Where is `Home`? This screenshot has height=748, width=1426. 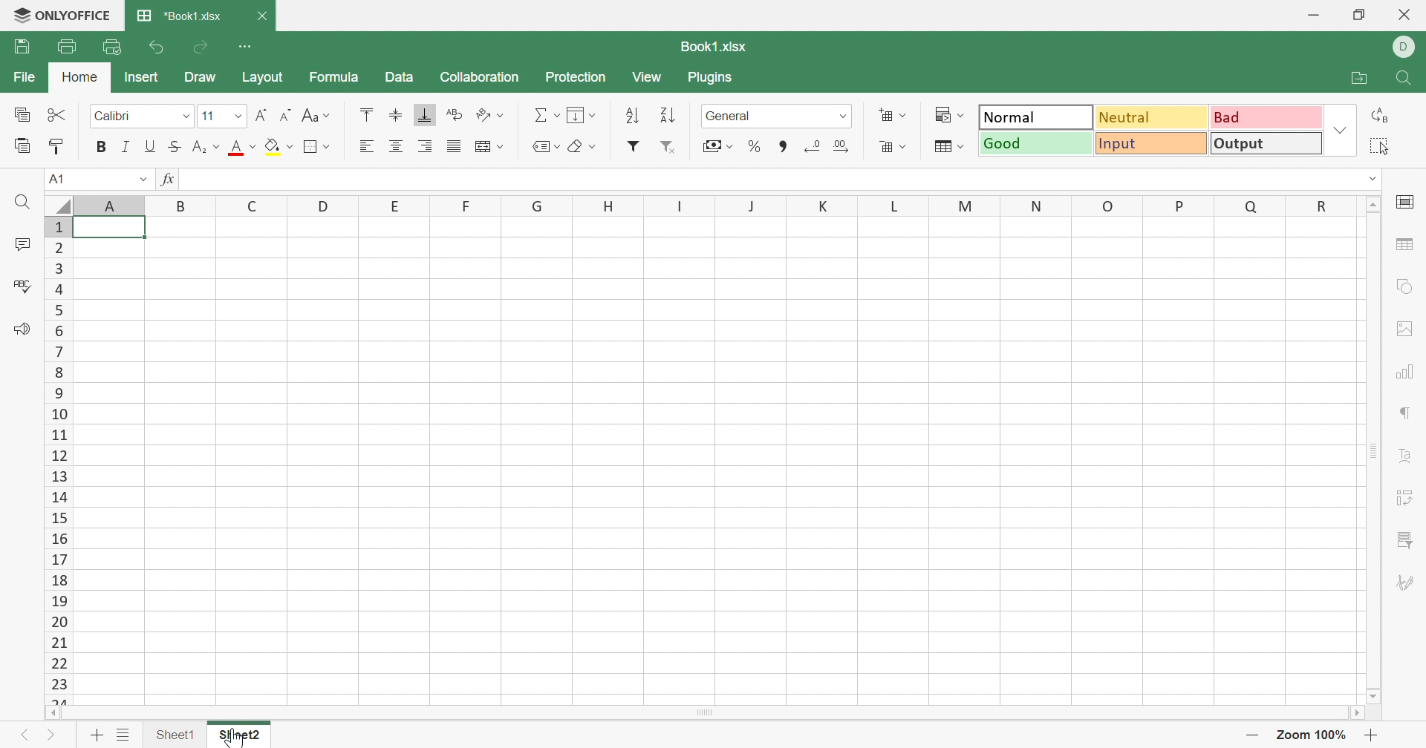
Home is located at coordinates (78, 73).